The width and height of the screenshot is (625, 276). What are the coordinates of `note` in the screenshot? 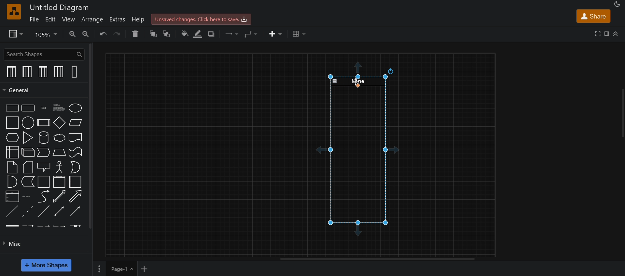 It's located at (13, 168).